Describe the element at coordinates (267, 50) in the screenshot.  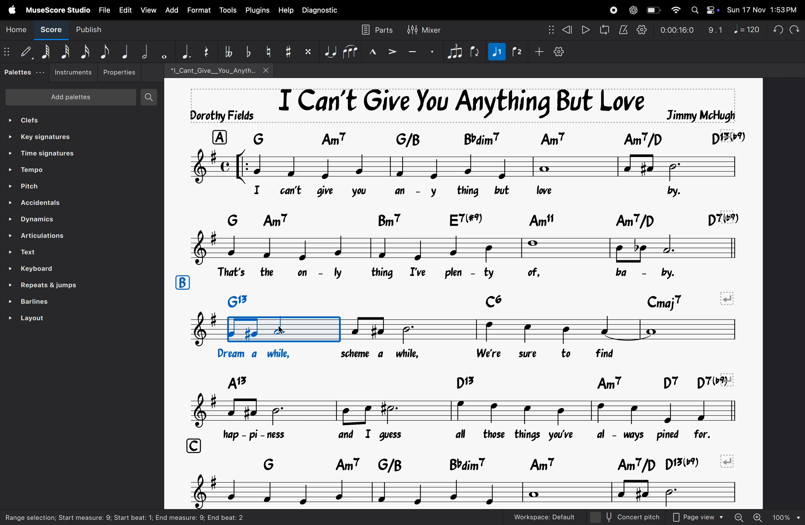
I see `toggle natural` at that location.